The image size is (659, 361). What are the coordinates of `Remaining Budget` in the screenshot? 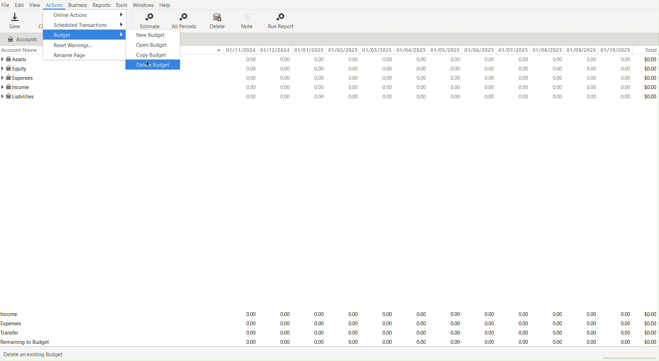 It's located at (25, 342).